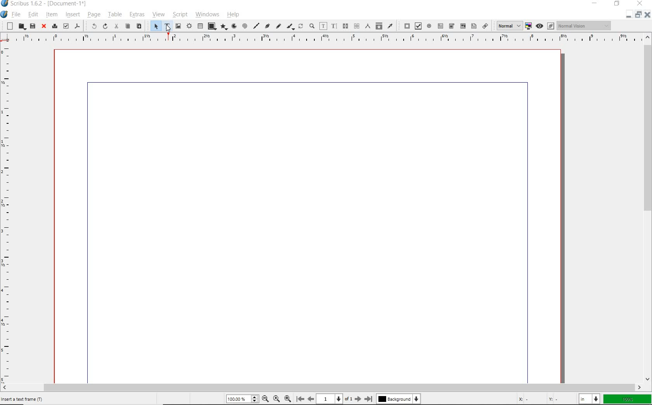 This screenshot has height=405, width=652. What do you see at coordinates (168, 28) in the screenshot?
I see `Cursor Position` at bounding box center [168, 28].